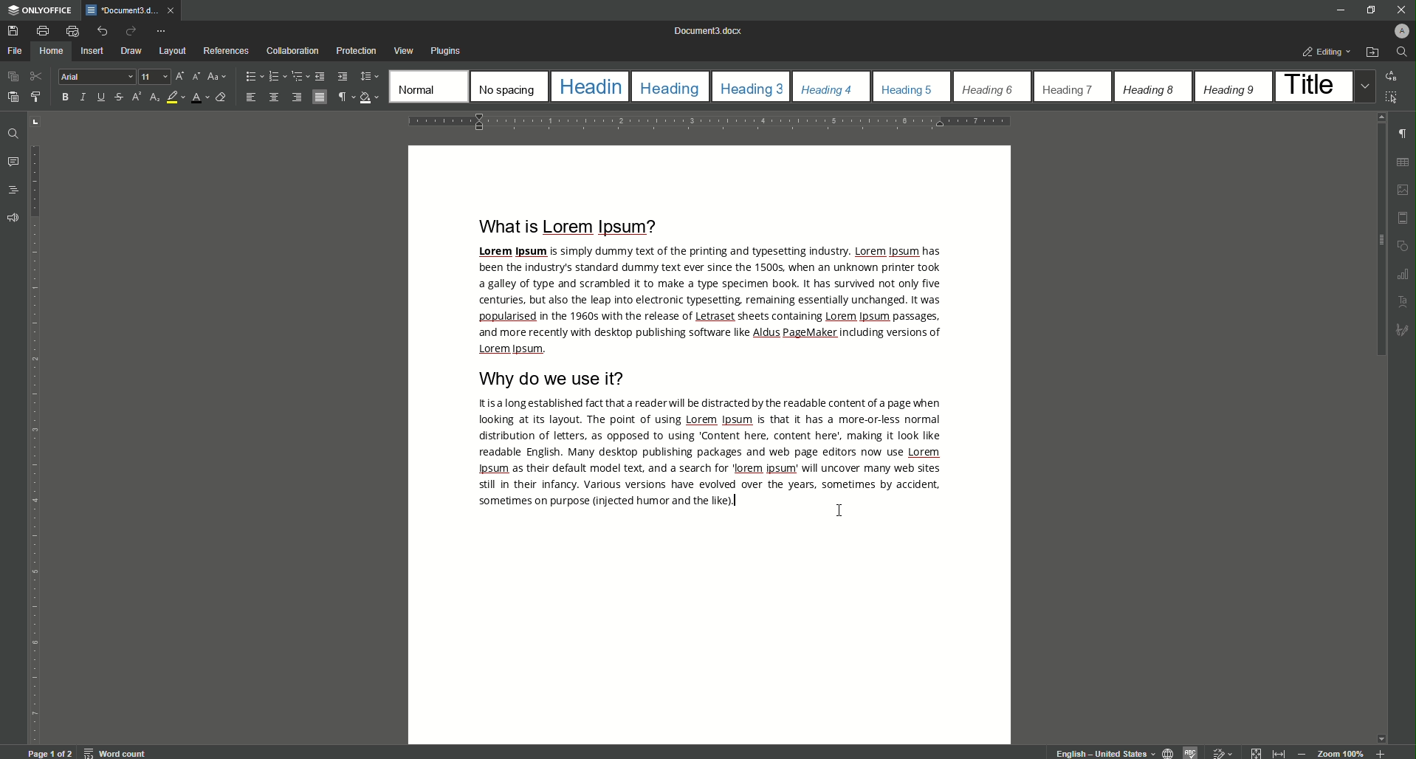 The width and height of the screenshot is (1416, 759). What do you see at coordinates (1380, 752) in the screenshot?
I see `Zoom in` at bounding box center [1380, 752].